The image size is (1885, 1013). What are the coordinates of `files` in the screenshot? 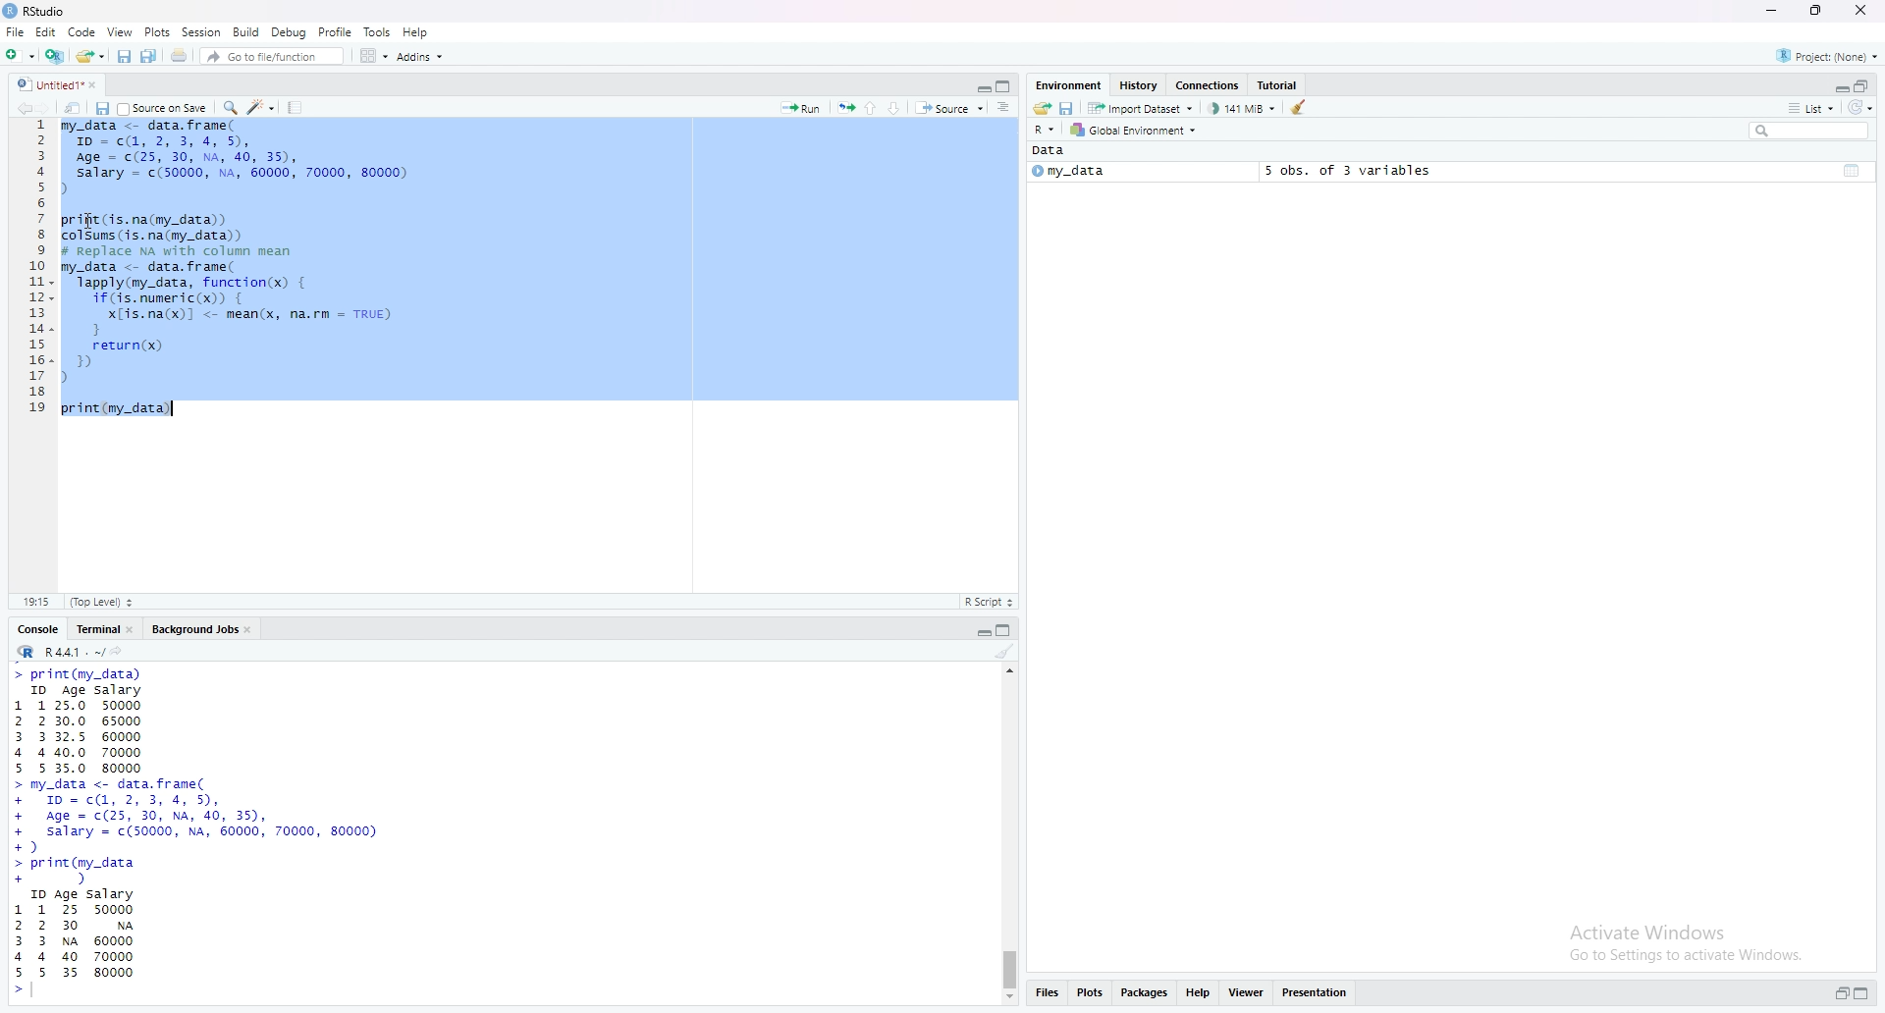 It's located at (1046, 993).